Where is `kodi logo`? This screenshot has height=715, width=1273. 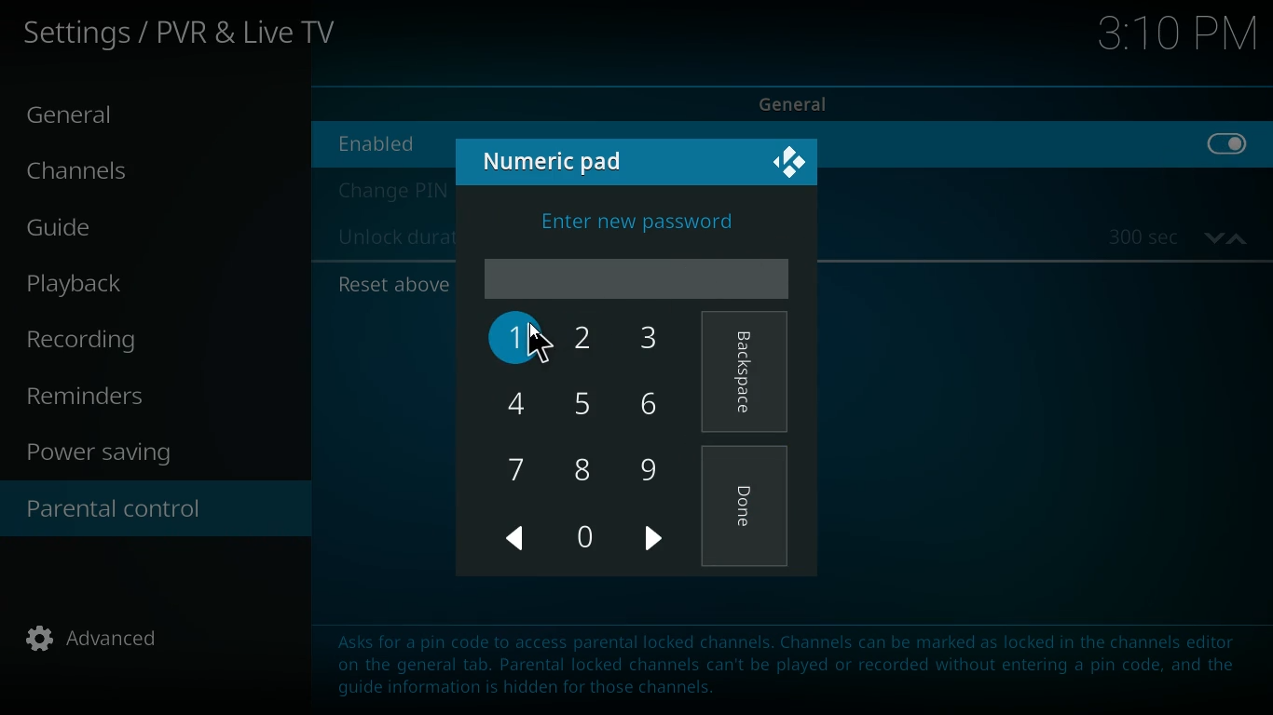
kodi logo is located at coordinates (791, 165).